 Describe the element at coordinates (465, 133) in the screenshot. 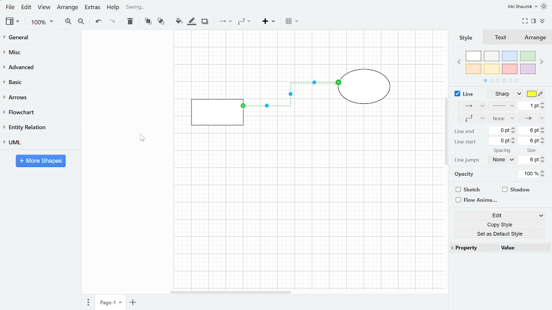

I see `line end` at that location.